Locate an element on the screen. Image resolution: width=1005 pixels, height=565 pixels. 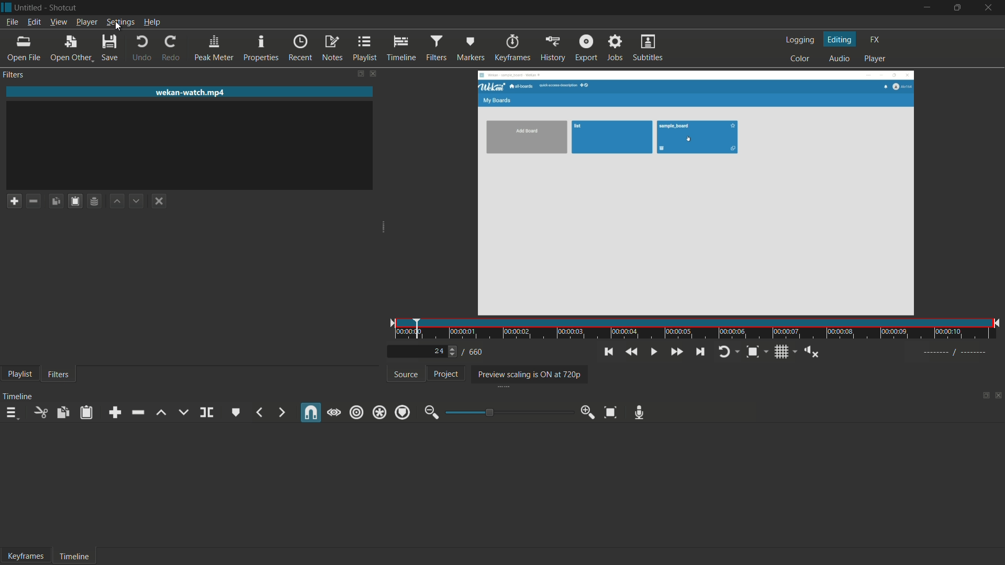
keyframes is located at coordinates (27, 557).